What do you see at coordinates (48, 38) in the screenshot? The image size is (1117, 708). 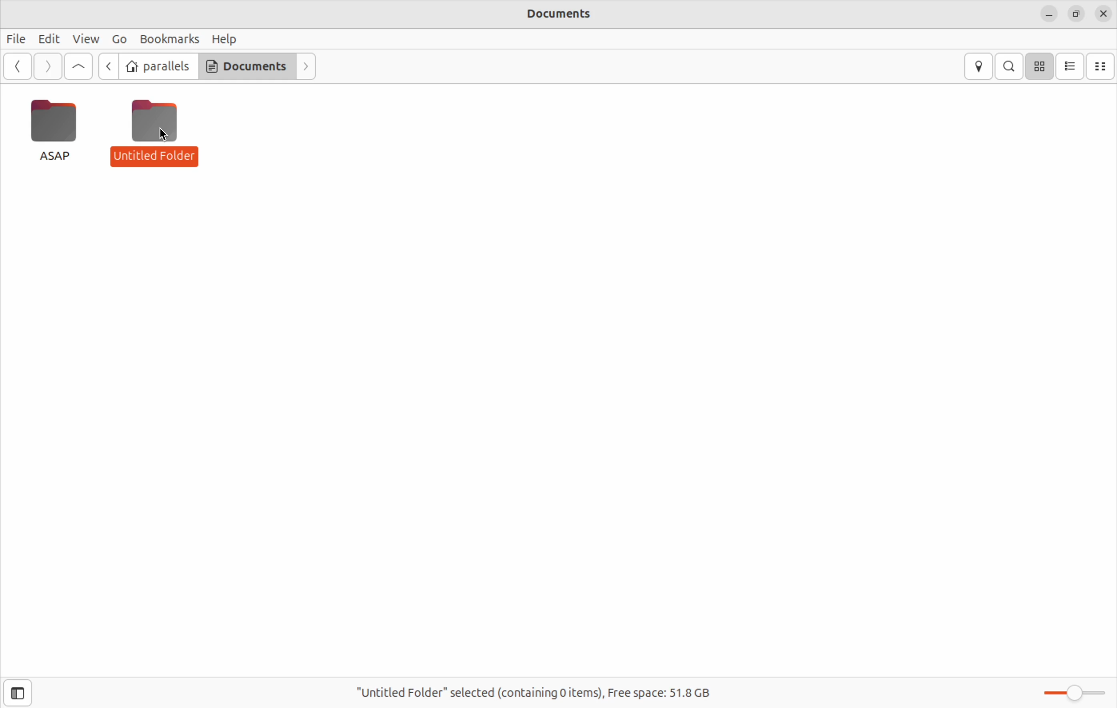 I see `Edit` at bounding box center [48, 38].